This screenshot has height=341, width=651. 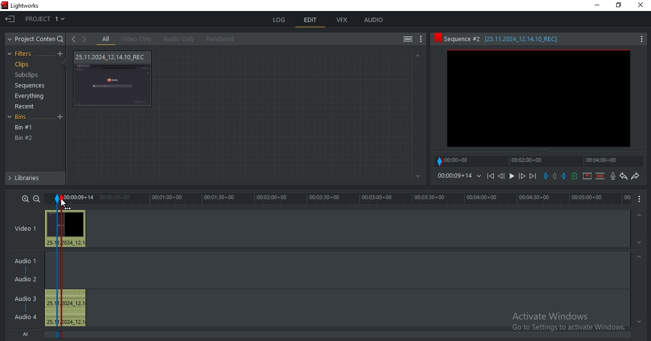 I want to click on edit, so click(x=310, y=21).